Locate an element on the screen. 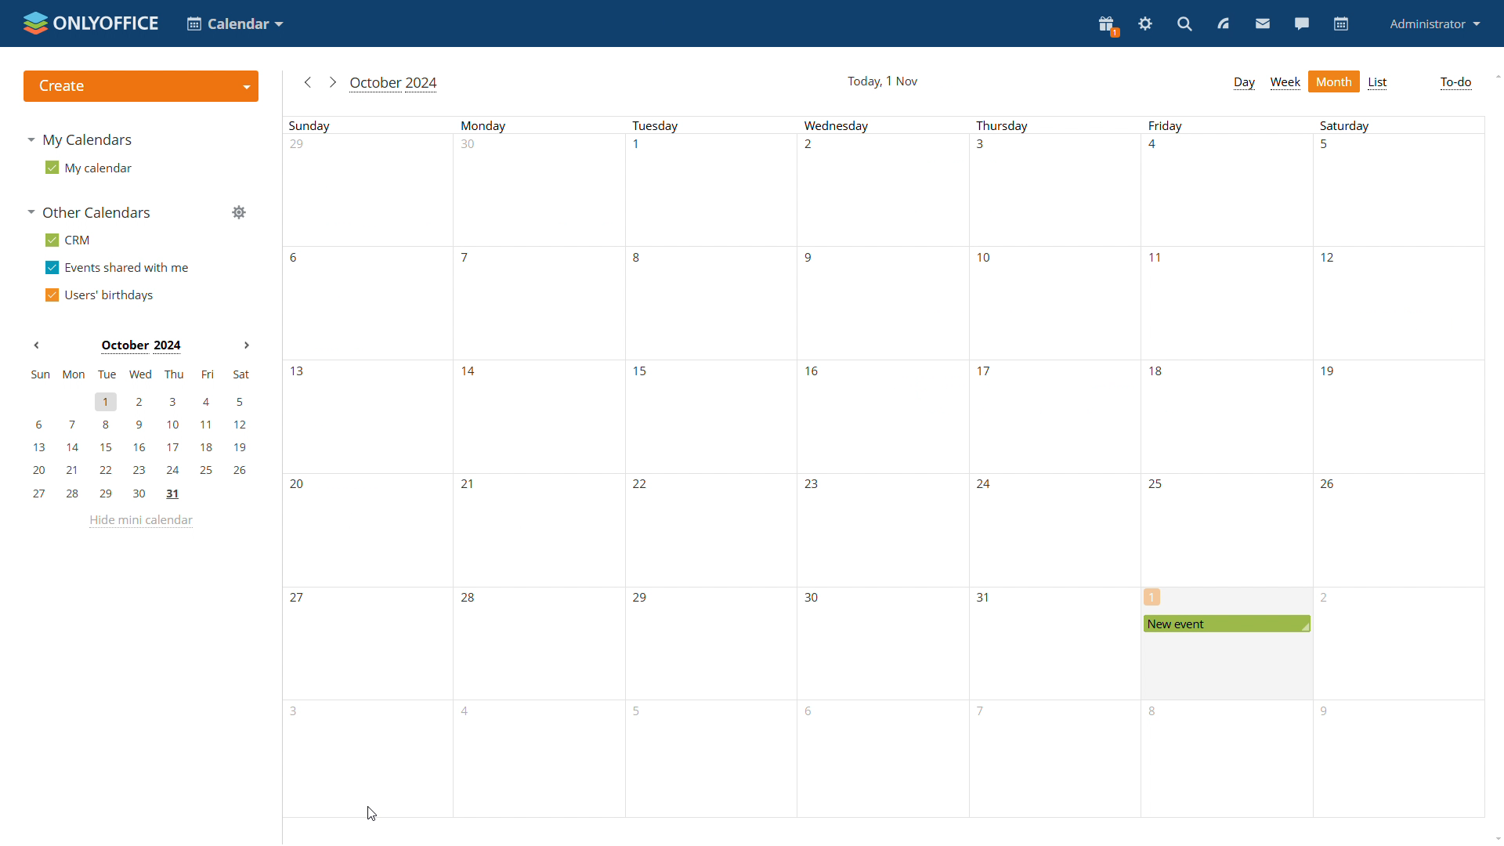 Image resolution: width=1504 pixels, height=846 pixels. mini calendar is located at coordinates (139, 435).